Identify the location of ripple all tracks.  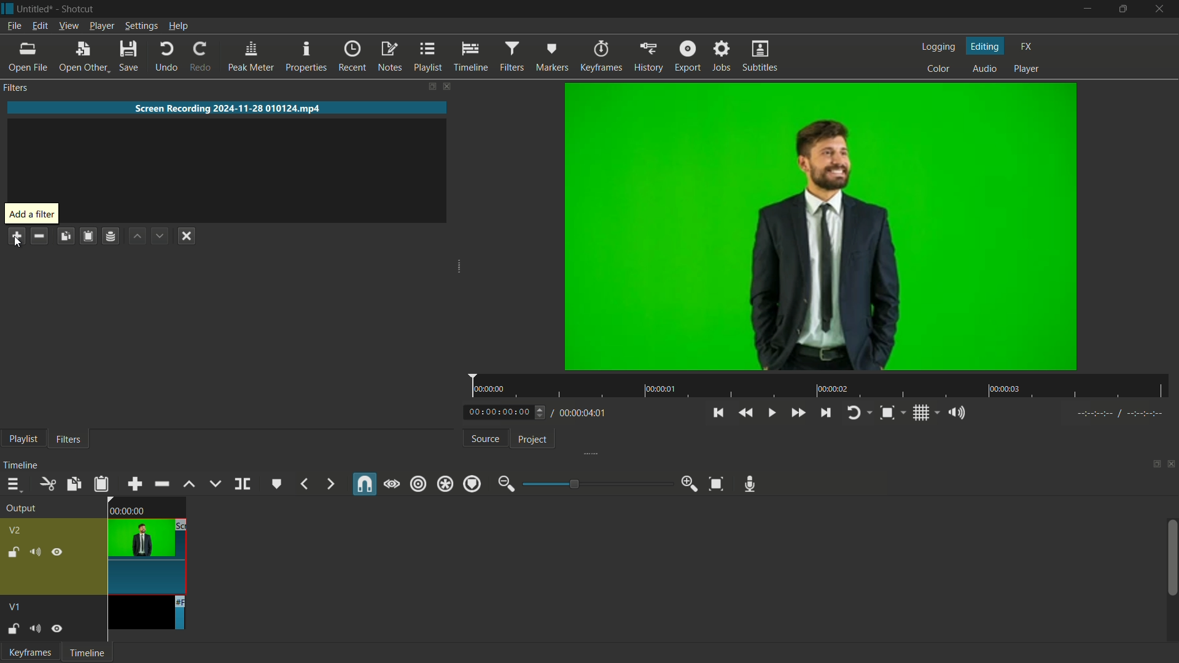
(444, 484).